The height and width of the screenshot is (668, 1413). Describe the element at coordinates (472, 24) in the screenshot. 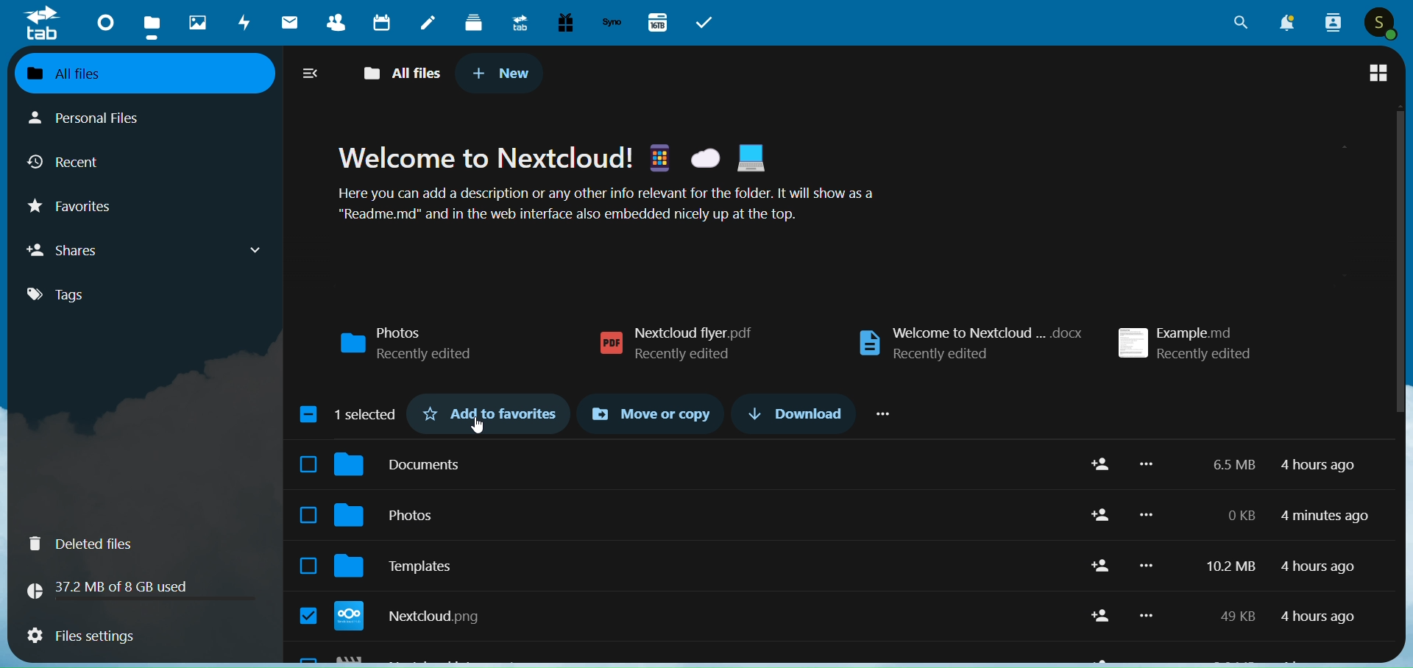

I see `deck` at that location.